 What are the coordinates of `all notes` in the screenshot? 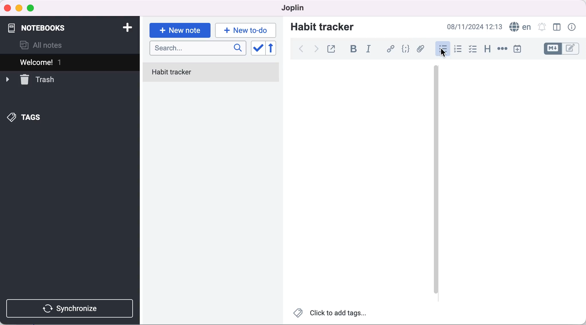 It's located at (41, 45).